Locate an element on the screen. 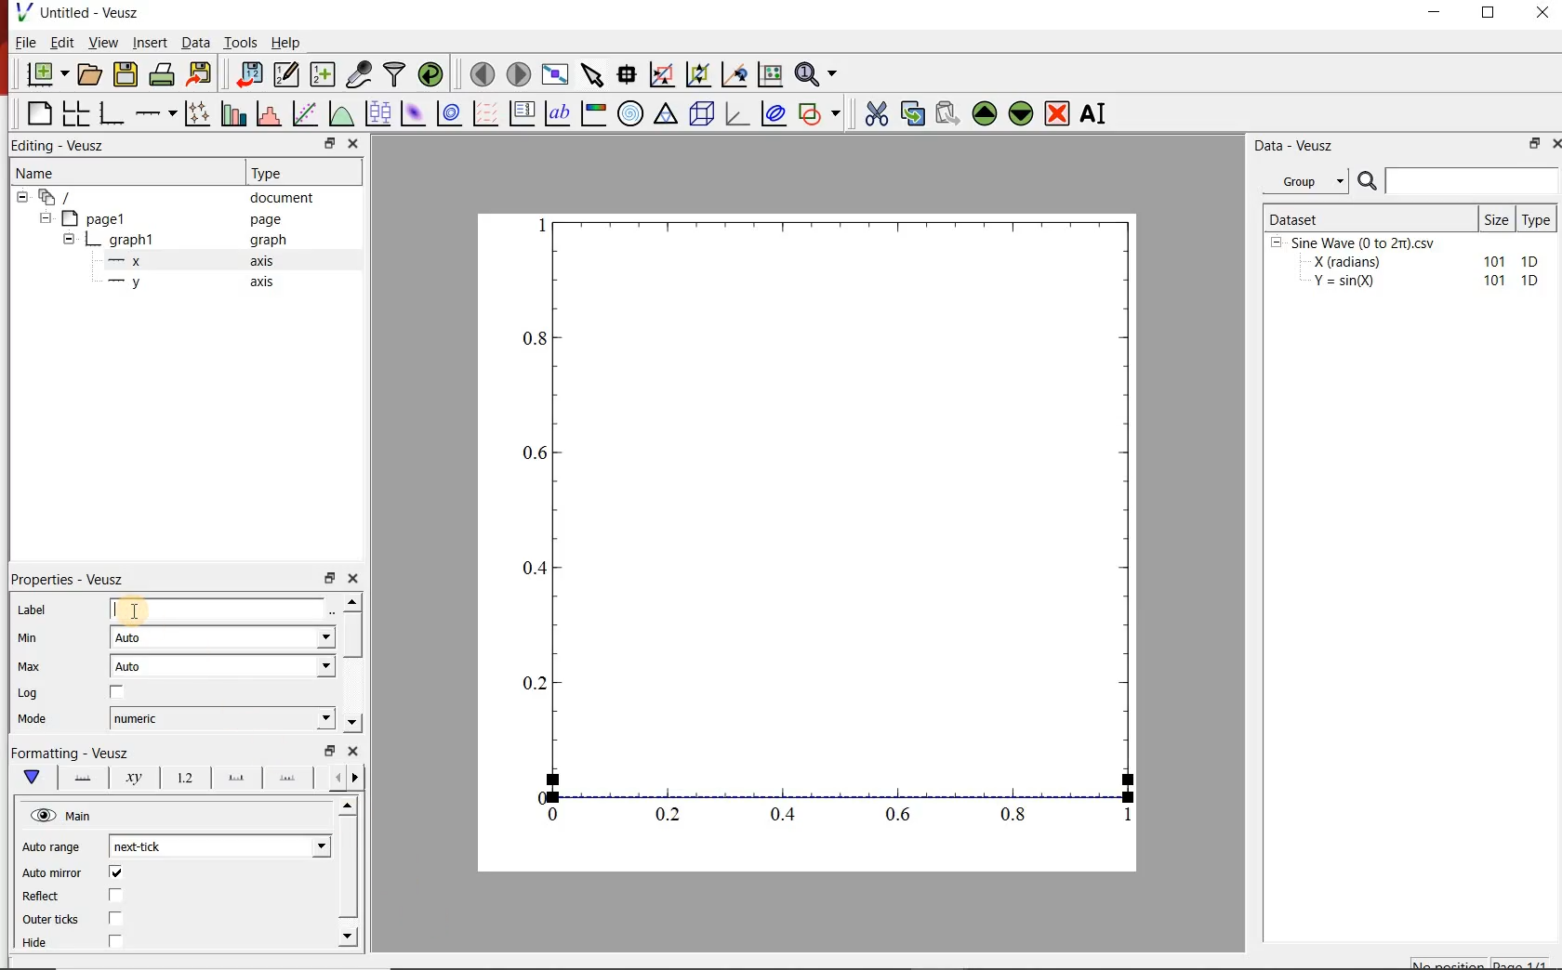  Group is located at coordinates (1311, 181).